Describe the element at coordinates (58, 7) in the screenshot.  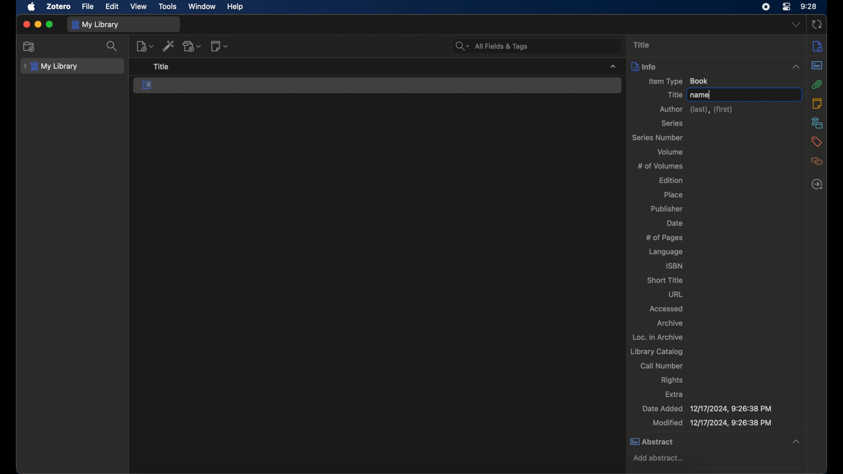
I see `zotero` at that location.